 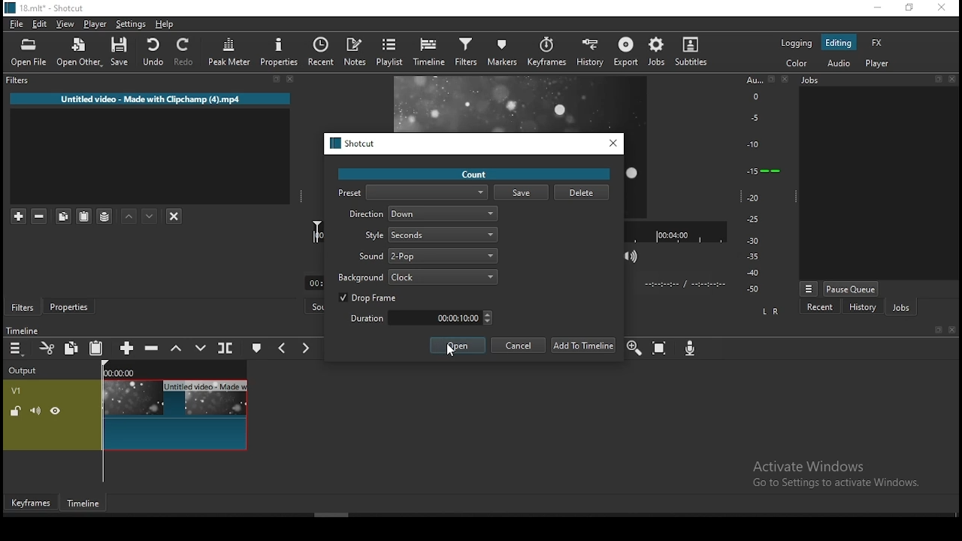 I want to click on Time format, so click(x=685, y=283).